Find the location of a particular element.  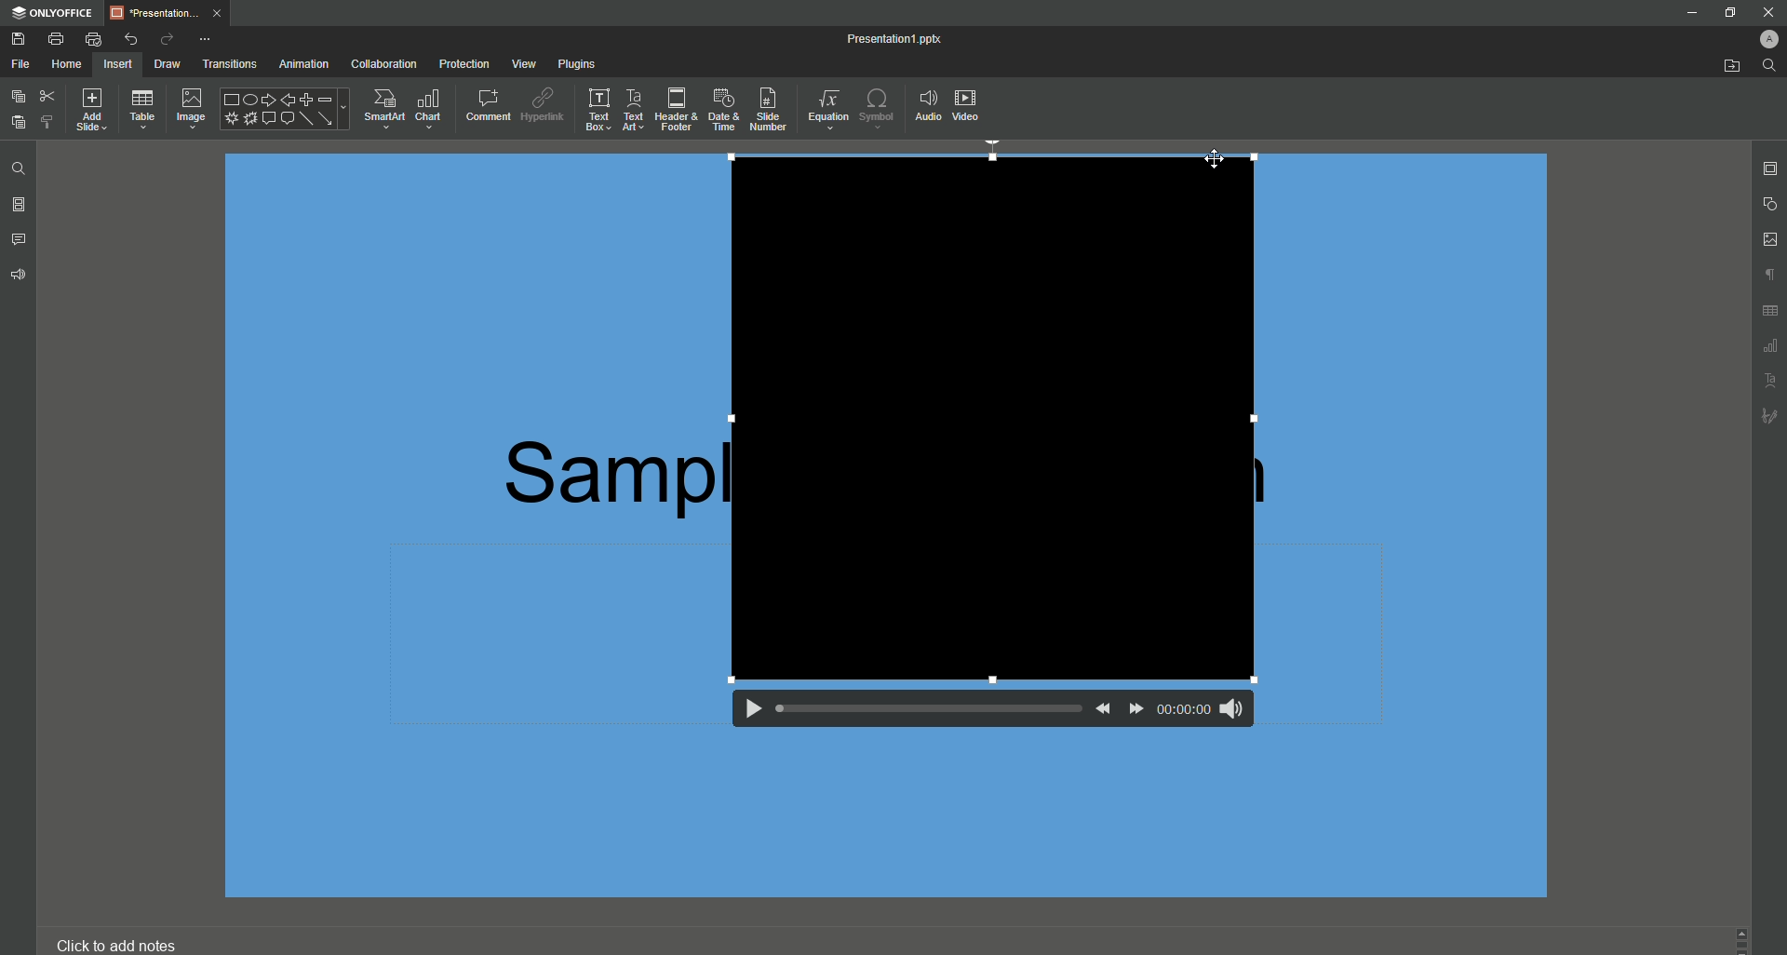

Profile is located at coordinates (1767, 40).